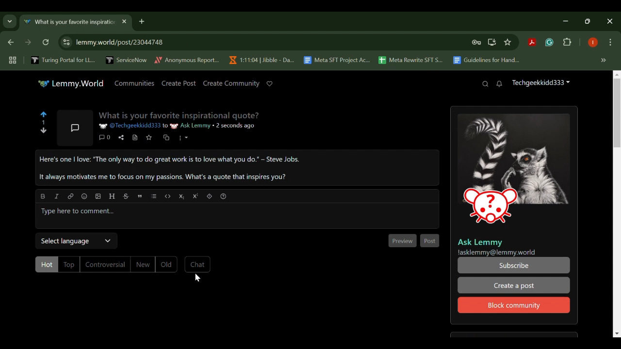  Describe the element at coordinates (514, 265) in the screenshot. I see `Subscribe` at that location.